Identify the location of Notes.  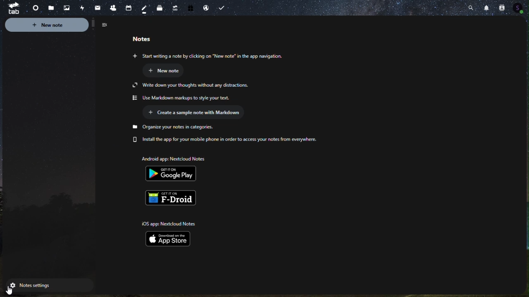
(143, 8).